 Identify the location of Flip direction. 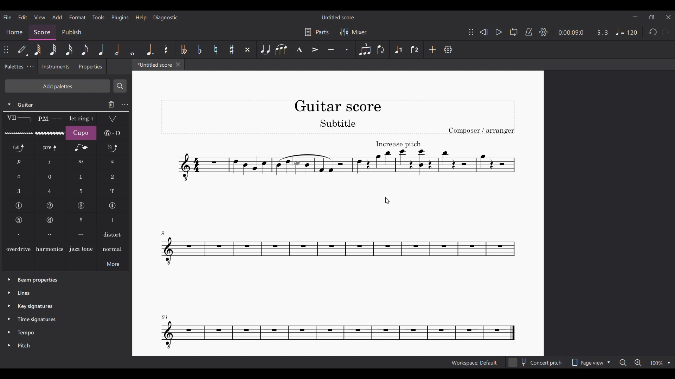
(381, 49).